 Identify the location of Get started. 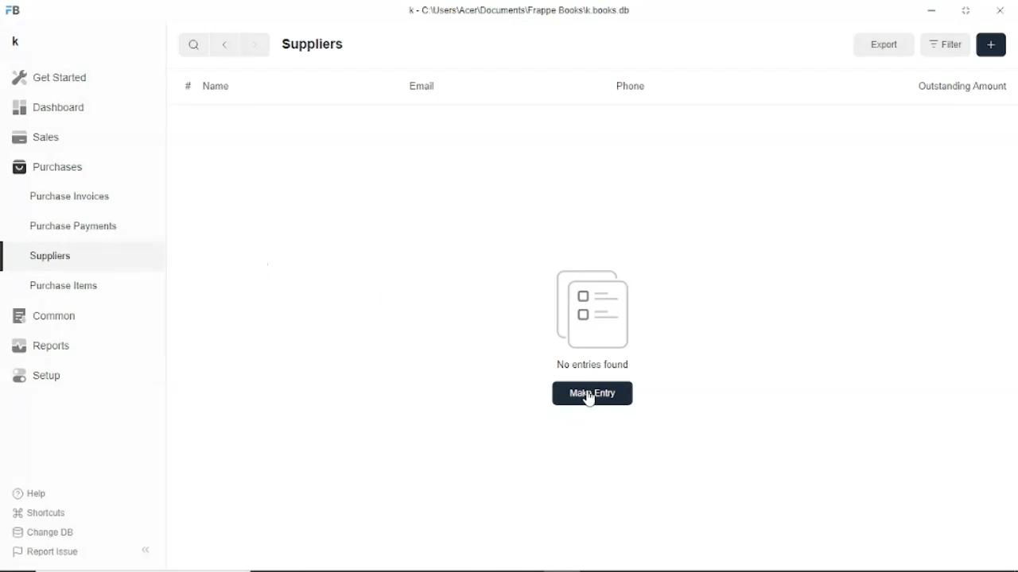
(50, 77).